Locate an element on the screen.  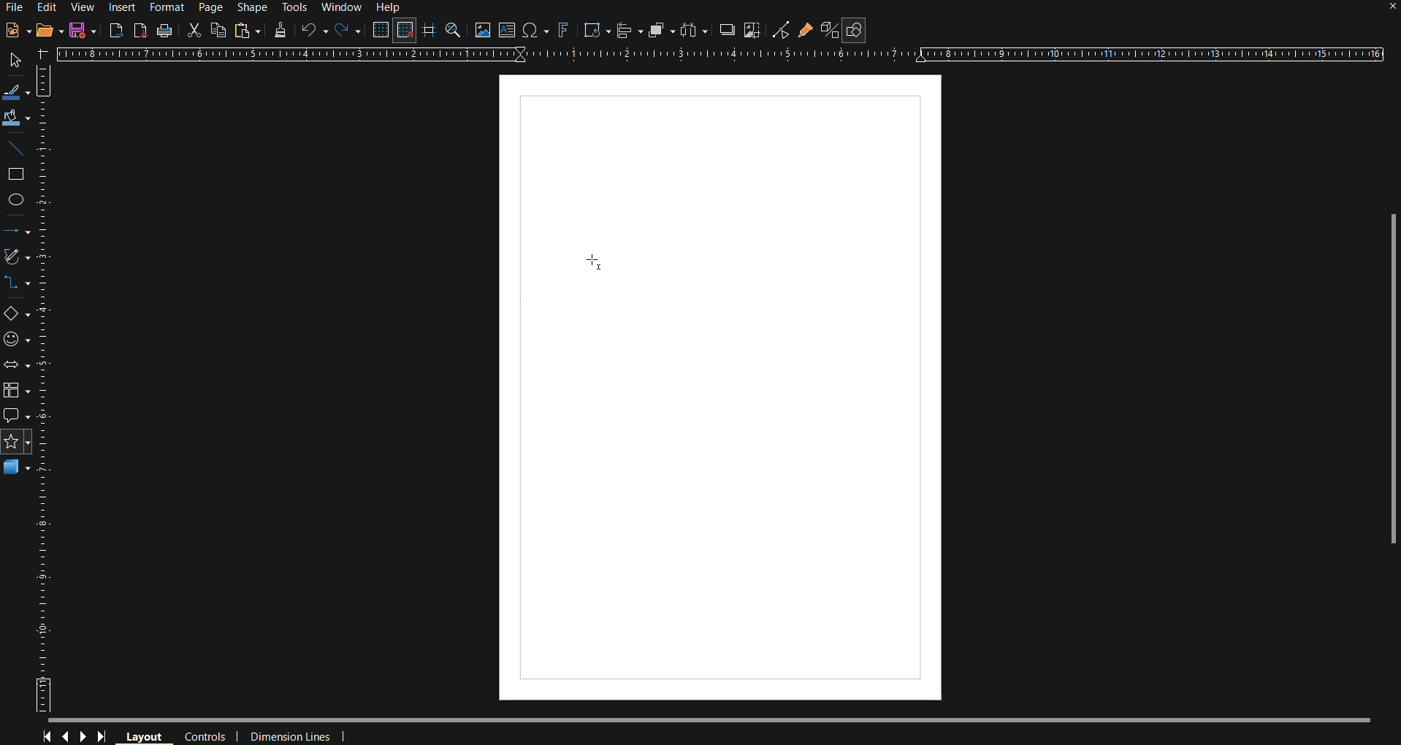
Display Grid is located at coordinates (378, 31).